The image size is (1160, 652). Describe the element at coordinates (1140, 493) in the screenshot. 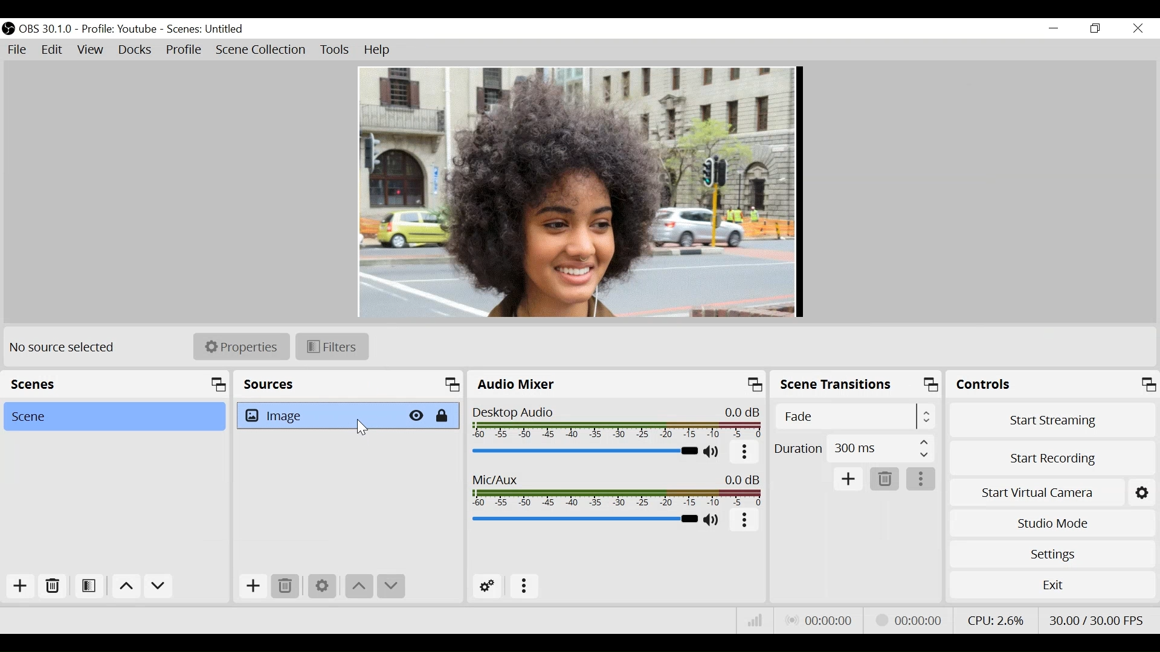

I see `Settings` at that location.